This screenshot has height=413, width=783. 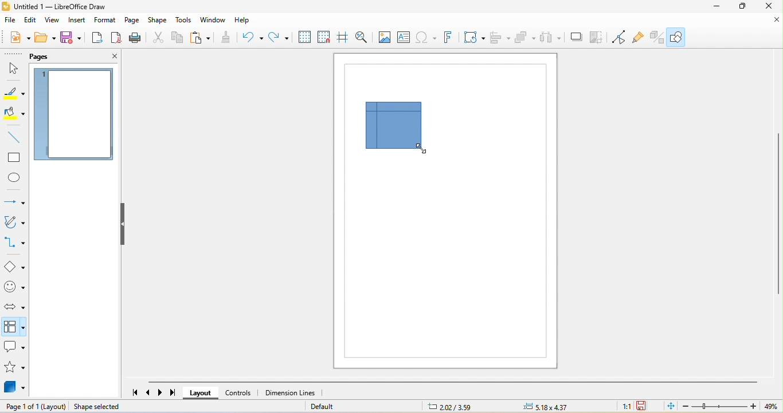 What do you see at coordinates (73, 116) in the screenshot?
I see `page 1` at bounding box center [73, 116].